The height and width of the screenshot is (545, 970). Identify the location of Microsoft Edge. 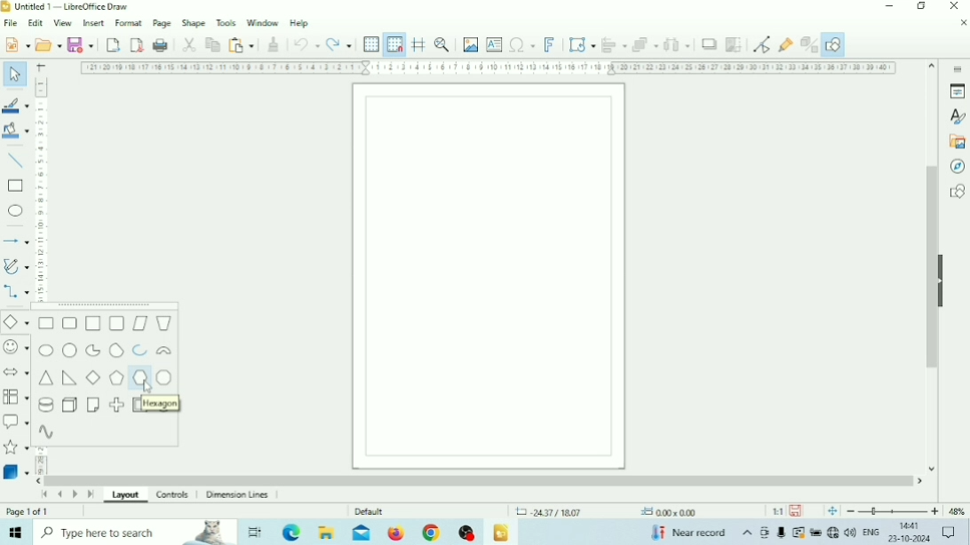
(293, 532).